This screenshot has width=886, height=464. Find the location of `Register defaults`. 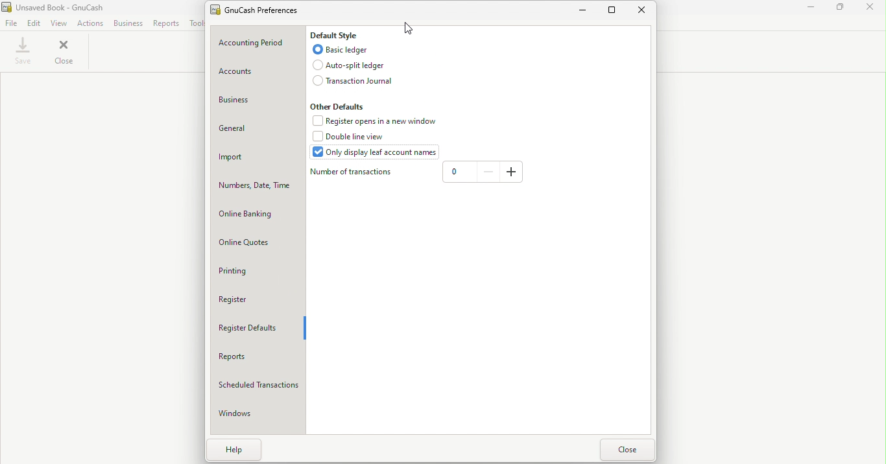

Register defaults is located at coordinates (256, 326).